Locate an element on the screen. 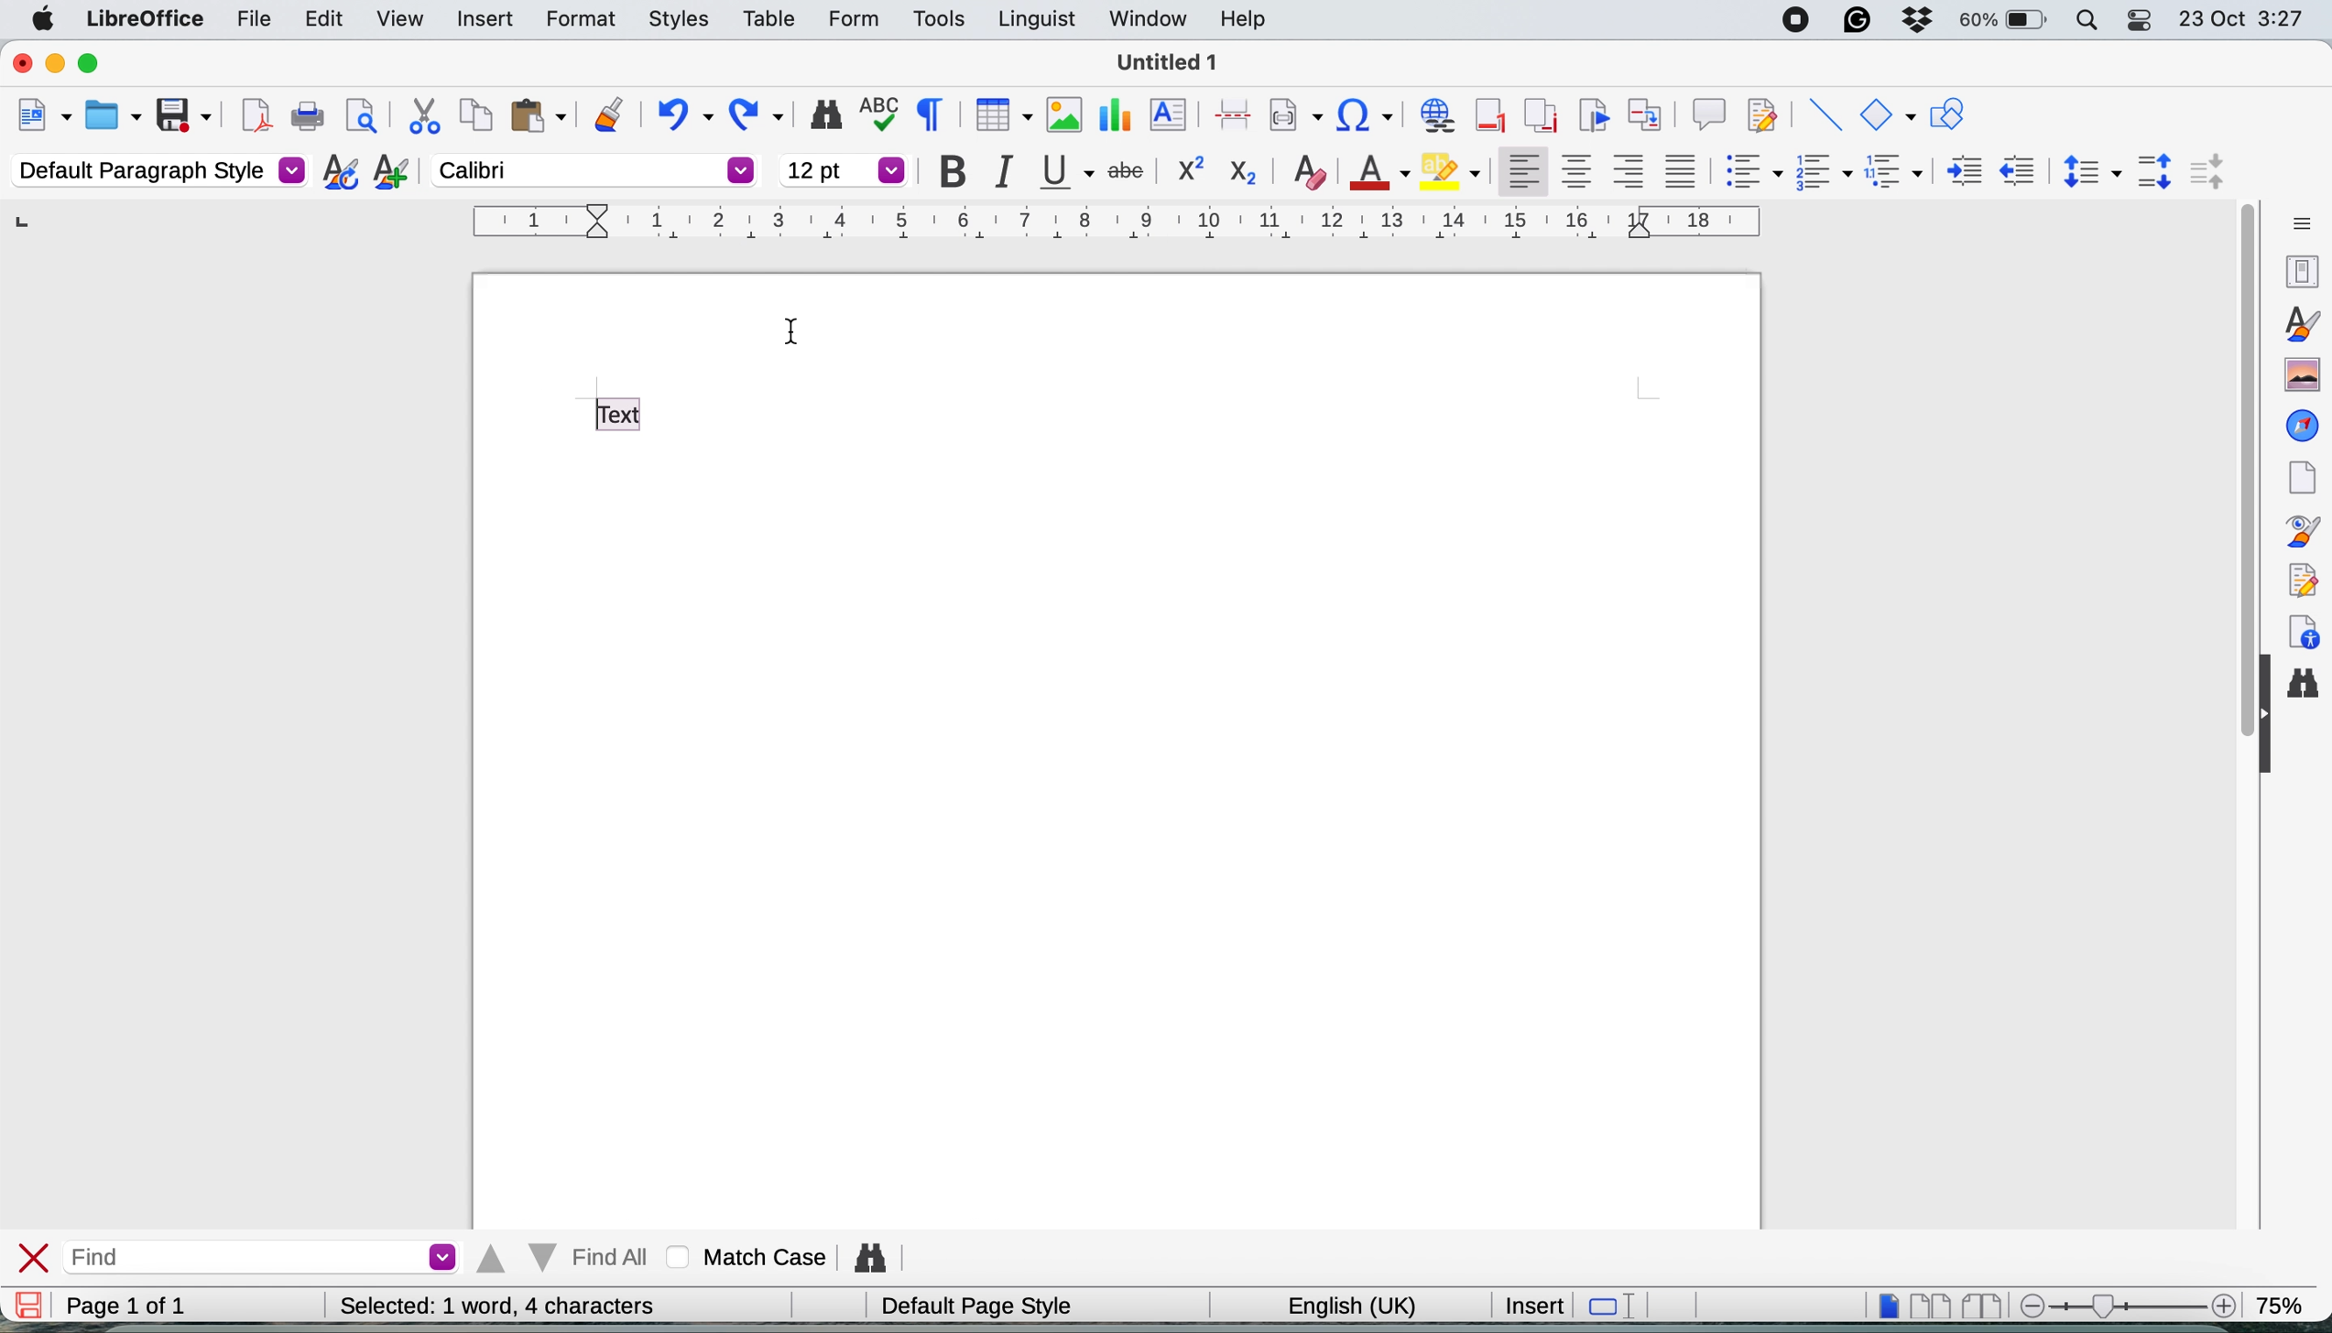 The width and height of the screenshot is (2332, 1333). insert field is located at coordinates (1298, 114).